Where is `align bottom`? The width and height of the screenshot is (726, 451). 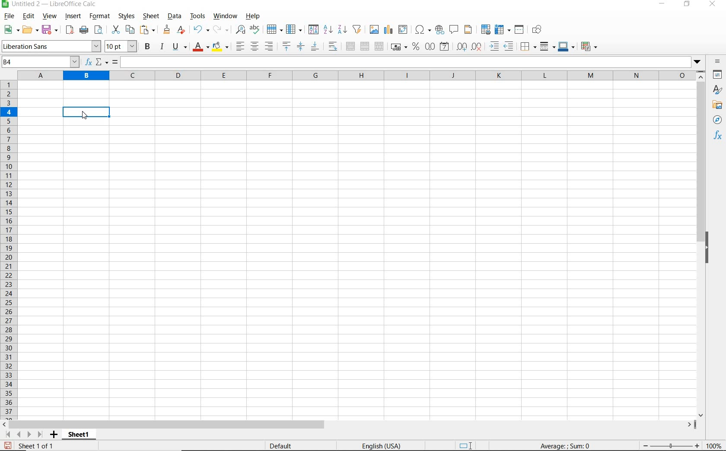
align bottom is located at coordinates (315, 47).